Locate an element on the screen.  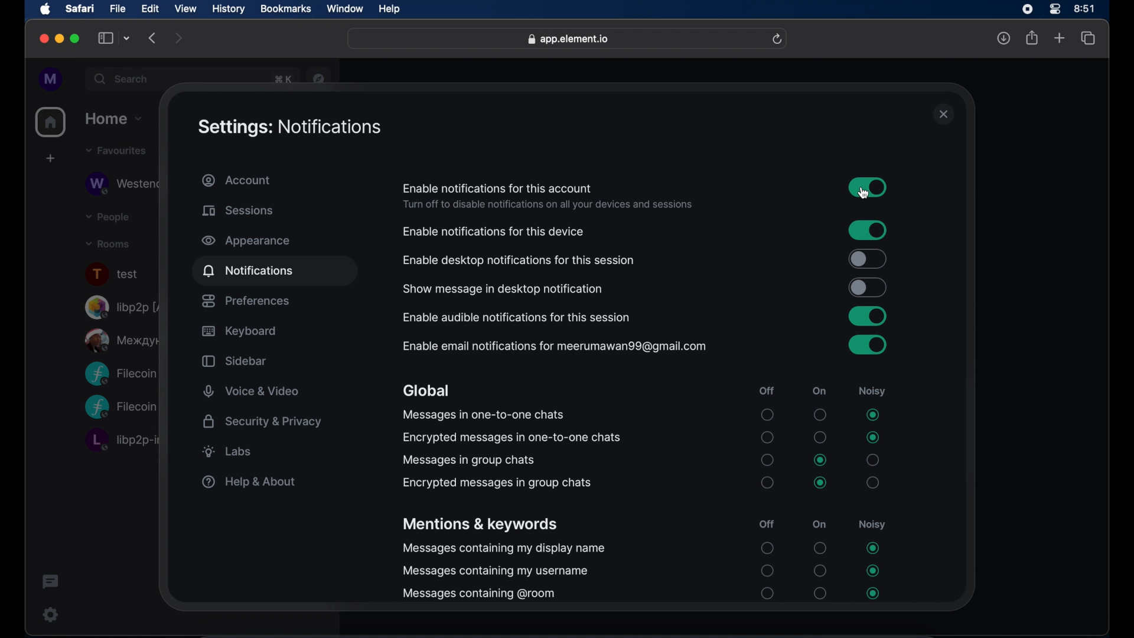
people drop down is located at coordinates (106, 217).